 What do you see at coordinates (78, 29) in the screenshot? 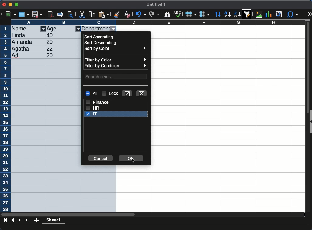
I see `filter` at bounding box center [78, 29].